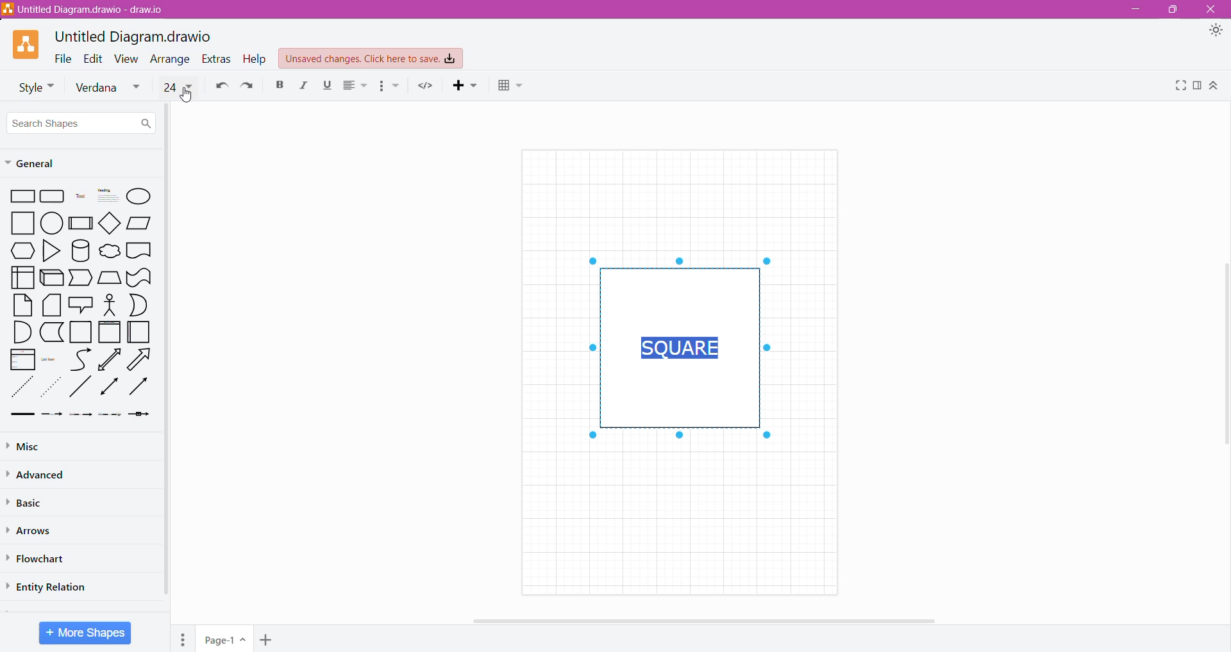 Image resolution: width=1231 pixels, height=652 pixels. What do you see at coordinates (33, 87) in the screenshot?
I see `Font Style` at bounding box center [33, 87].